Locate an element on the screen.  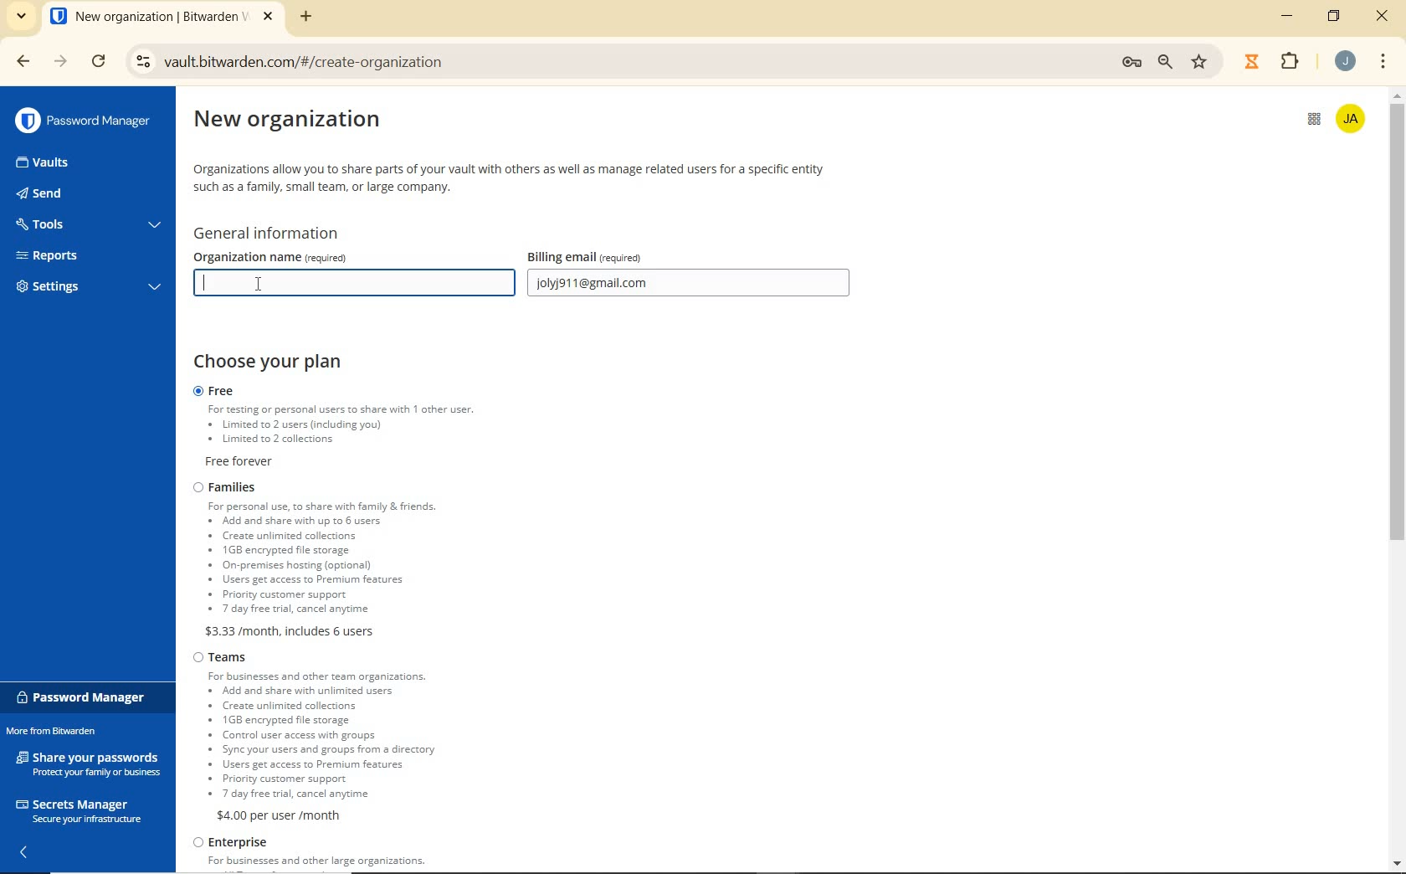
collapse is located at coordinates (26, 851).